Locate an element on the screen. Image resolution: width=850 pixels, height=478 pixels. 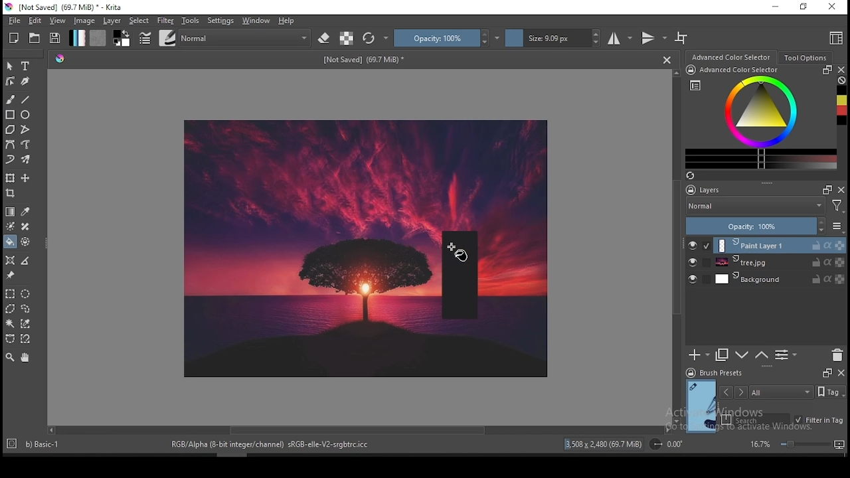
similar color selection tool is located at coordinates (26, 323).